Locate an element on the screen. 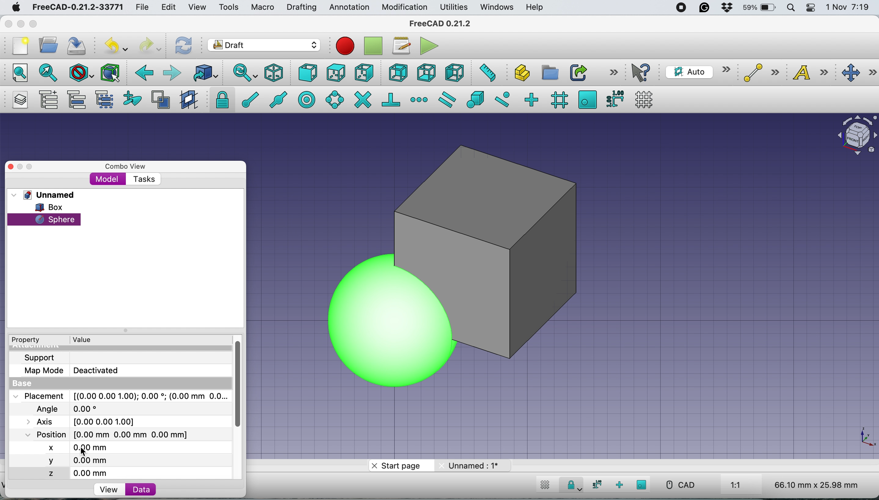 This screenshot has height=500, width=879. macros is located at coordinates (401, 46).